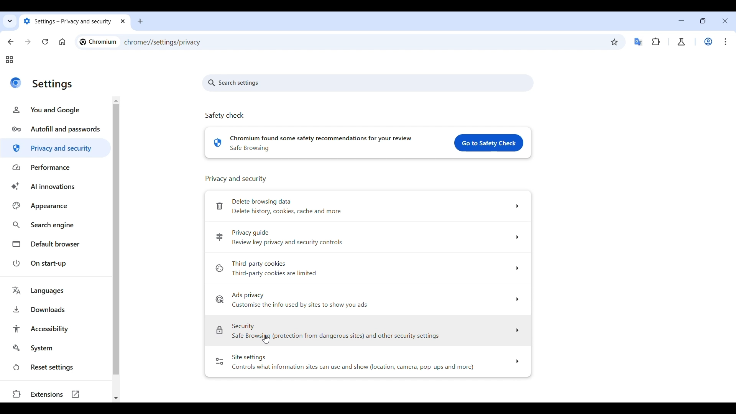 The height and width of the screenshot is (414, 736). Describe the element at coordinates (57, 348) in the screenshot. I see `System` at that location.